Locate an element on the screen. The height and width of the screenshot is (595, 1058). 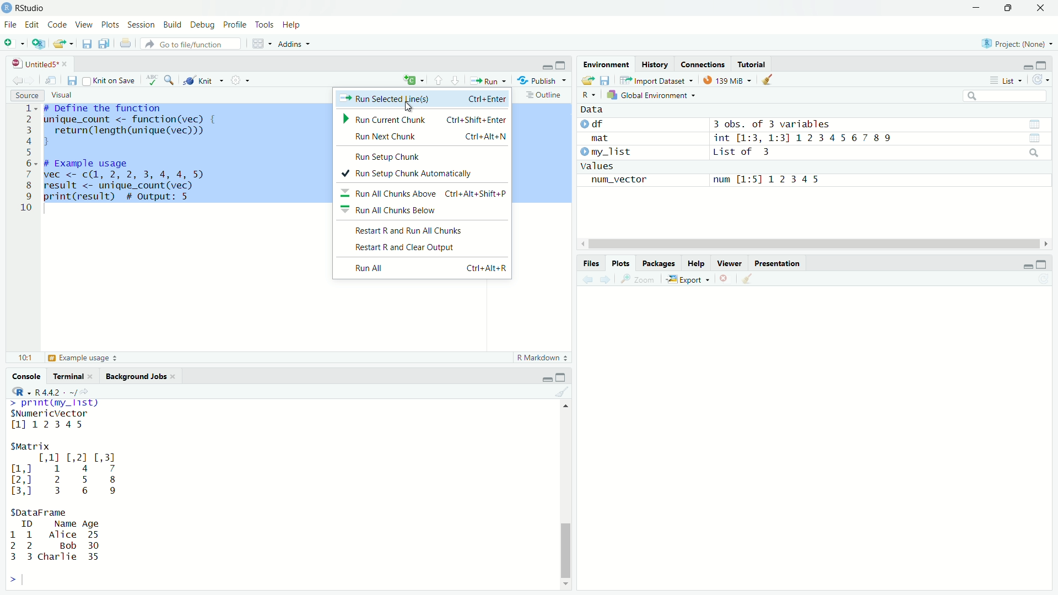
Addins is located at coordinates (293, 44).